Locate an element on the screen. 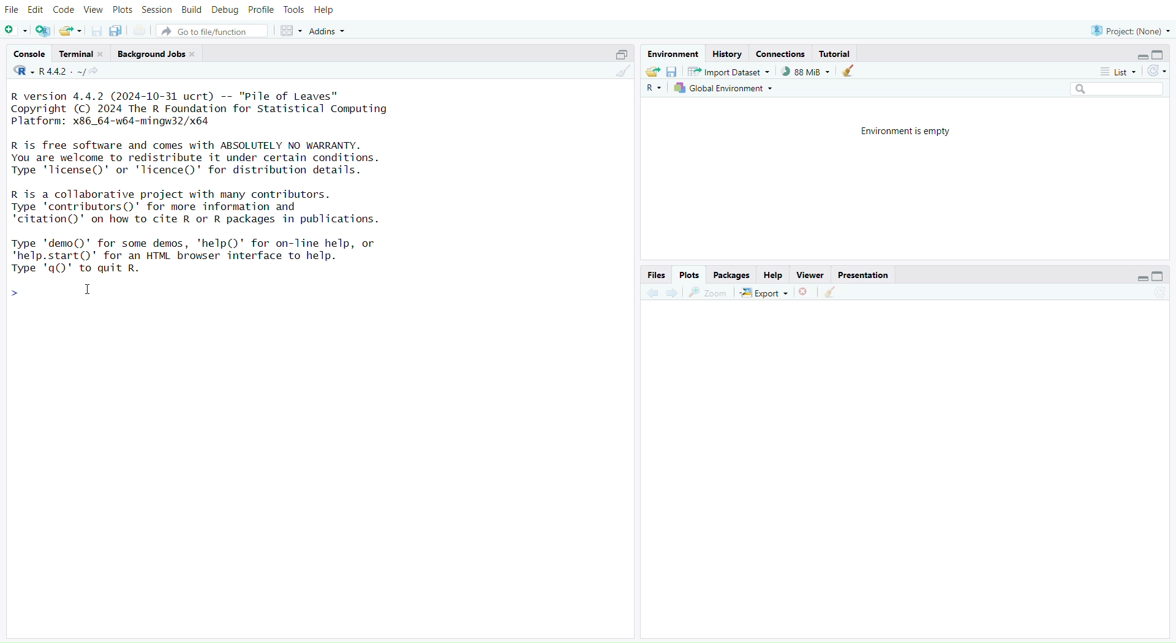  help is located at coordinates (773, 275).